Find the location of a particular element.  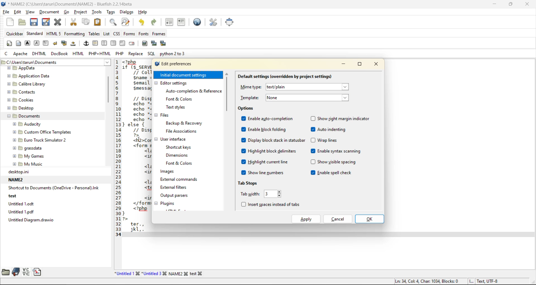

charmap is located at coordinates (25, 272).